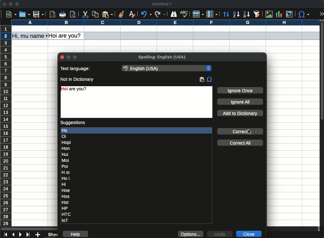 The height and width of the screenshot is (238, 324). Describe the element at coordinates (304, 15) in the screenshot. I see `special character` at that location.